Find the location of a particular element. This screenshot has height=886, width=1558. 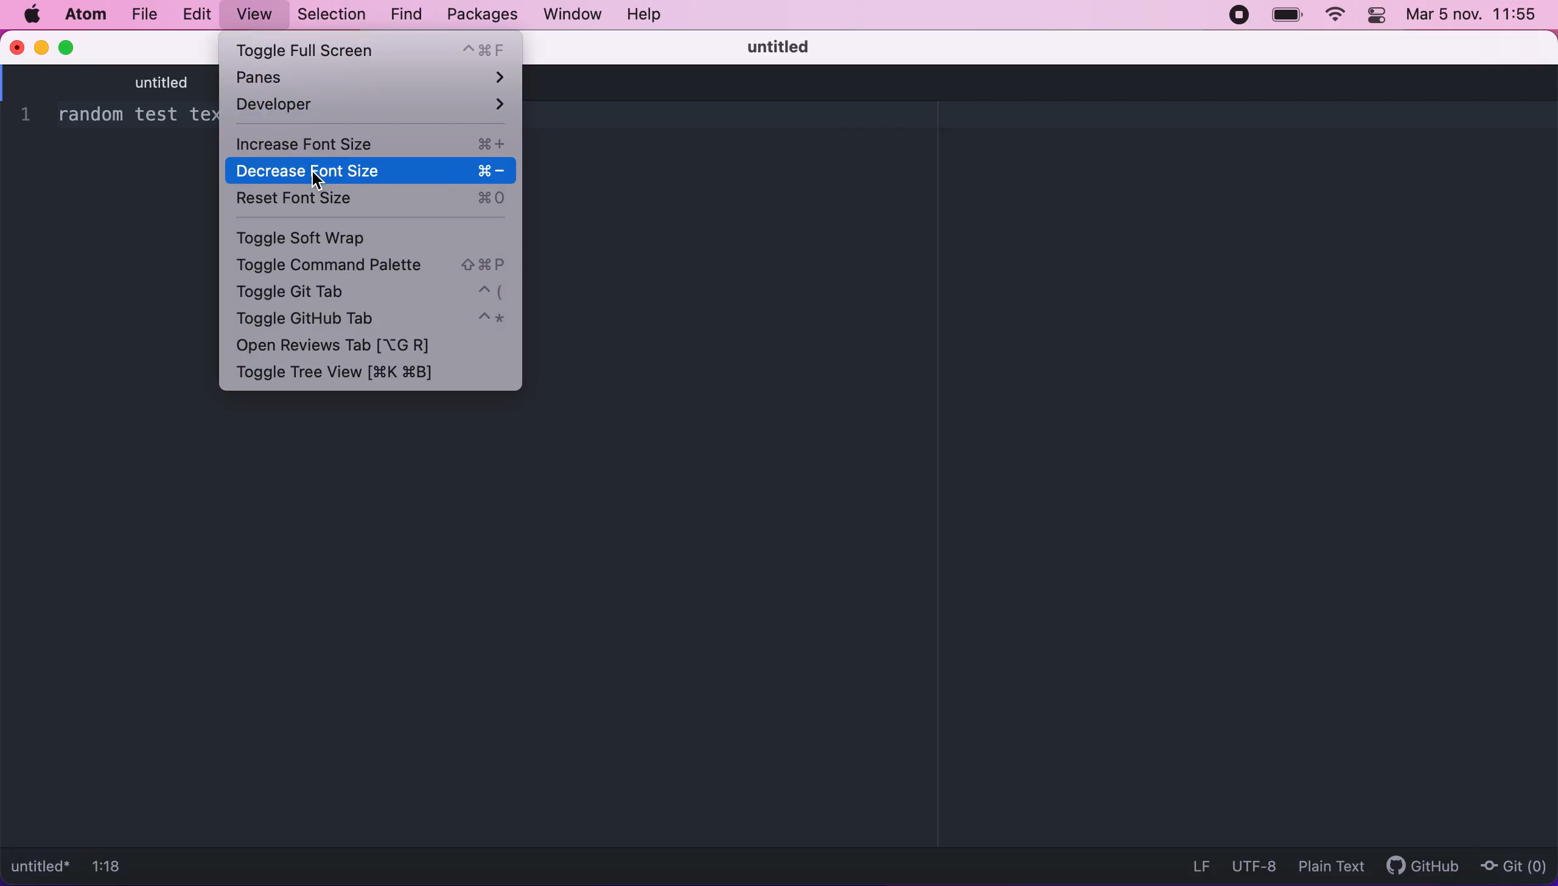

view is located at coordinates (258, 14).